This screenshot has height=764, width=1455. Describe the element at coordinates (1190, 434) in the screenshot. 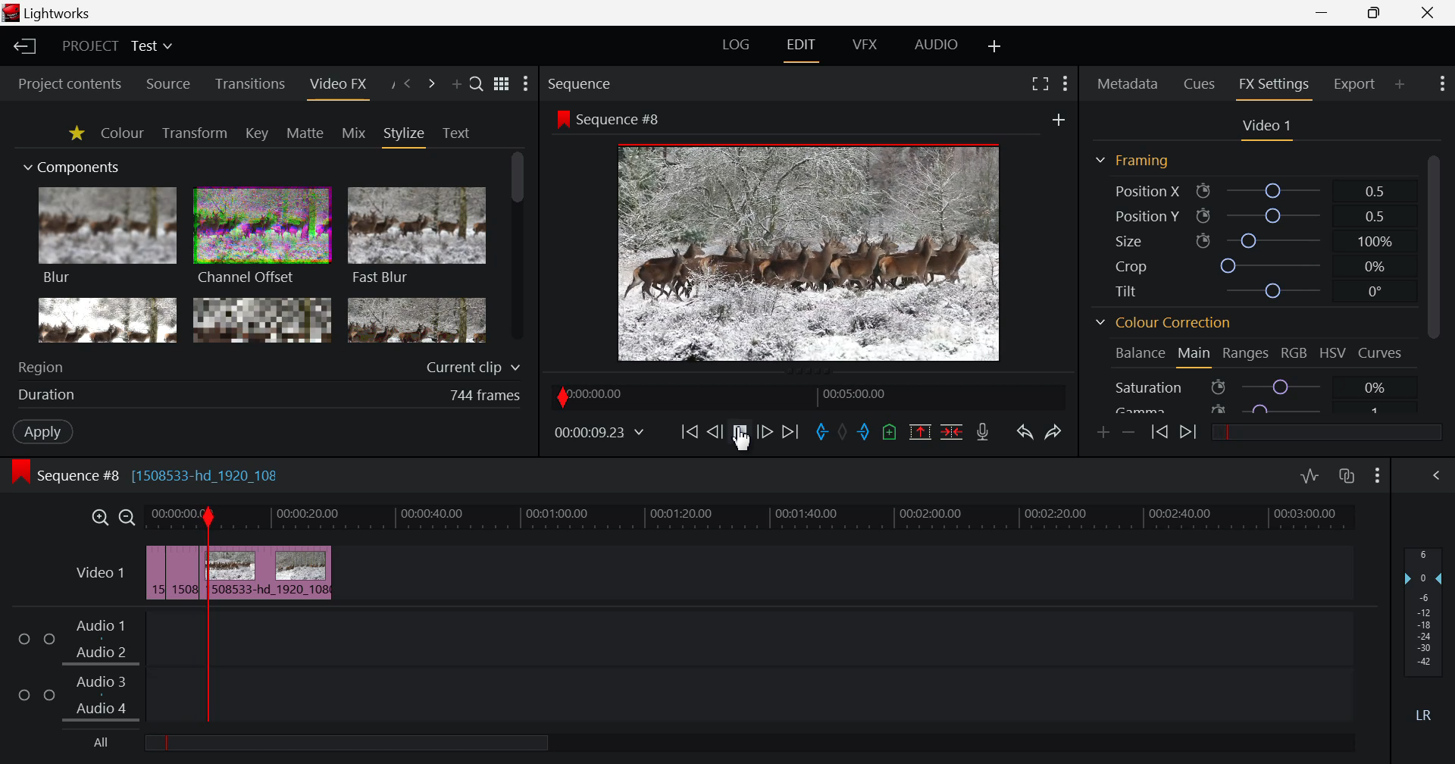

I see `Next keyframe` at that location.